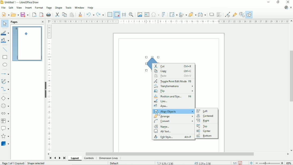  Describe the element at coordinates (174, 101) in the screenshot. I see `Line` at that location.